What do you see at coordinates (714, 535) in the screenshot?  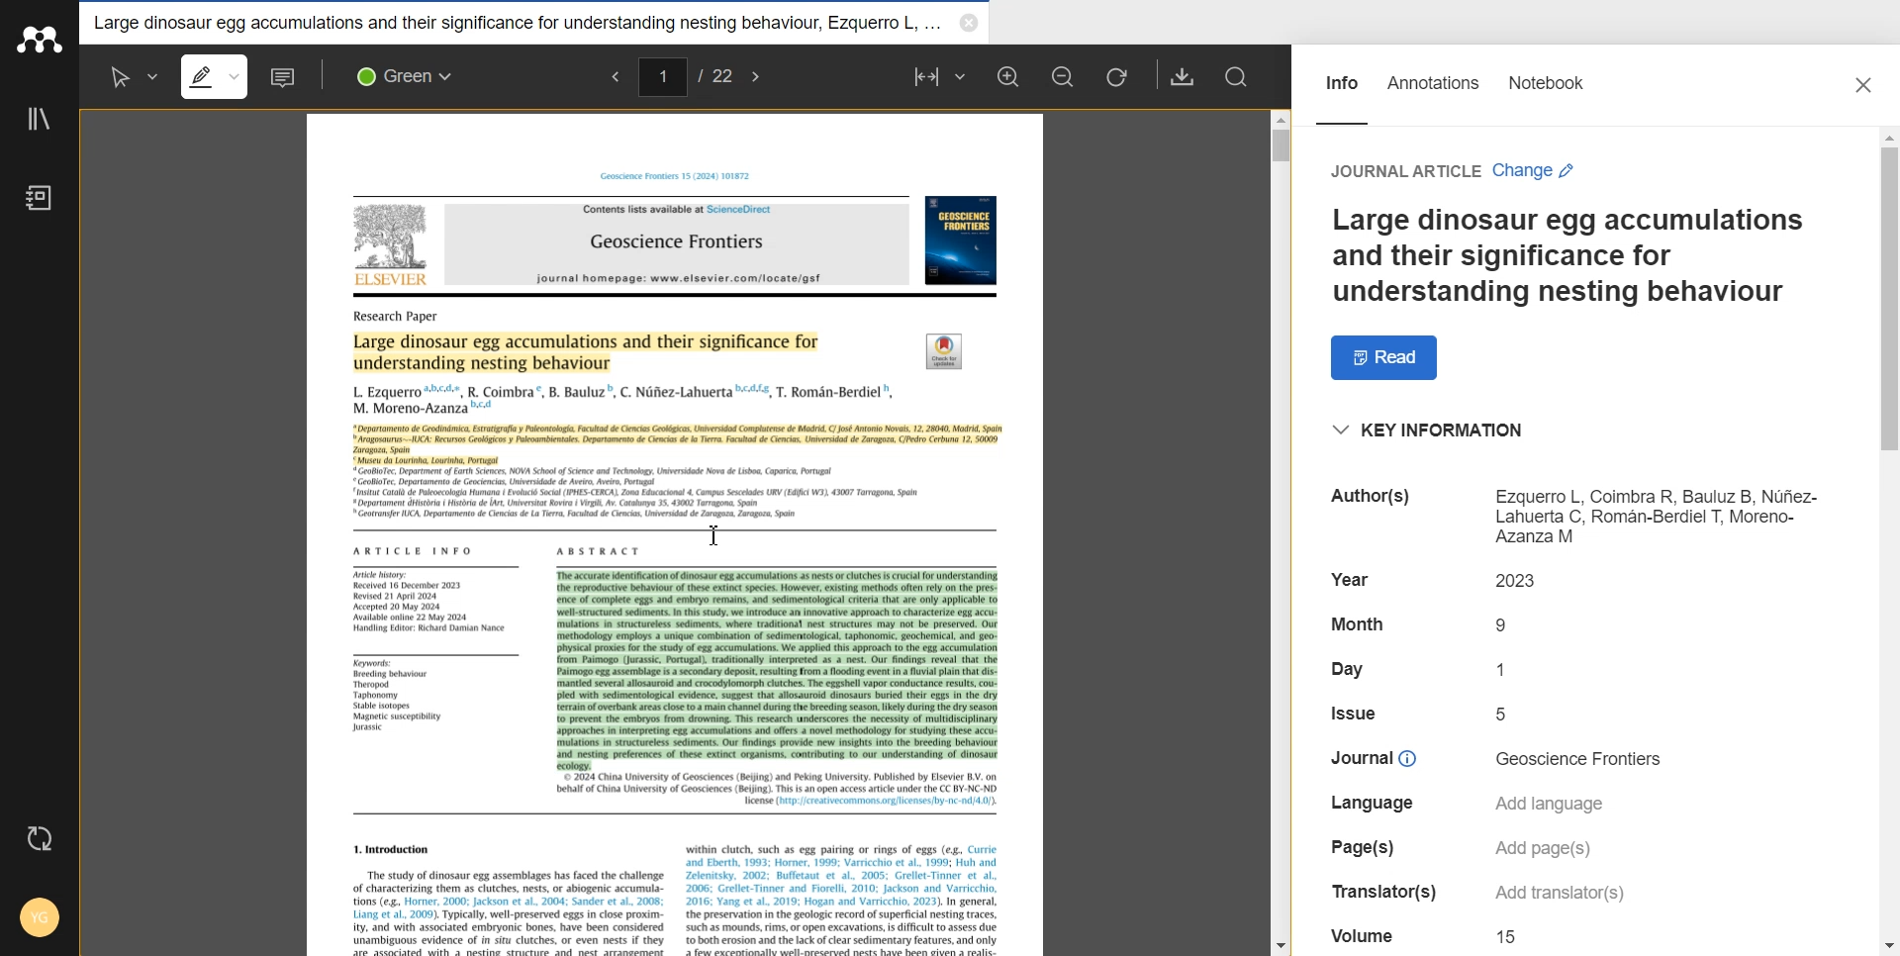 I see `Text cursor` at bounding box center [714, 535].